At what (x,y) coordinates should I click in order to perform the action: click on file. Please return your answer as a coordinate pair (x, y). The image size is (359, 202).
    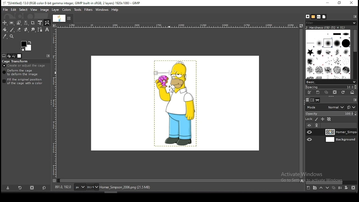
    Looking at the image, I should click on (5, 9).